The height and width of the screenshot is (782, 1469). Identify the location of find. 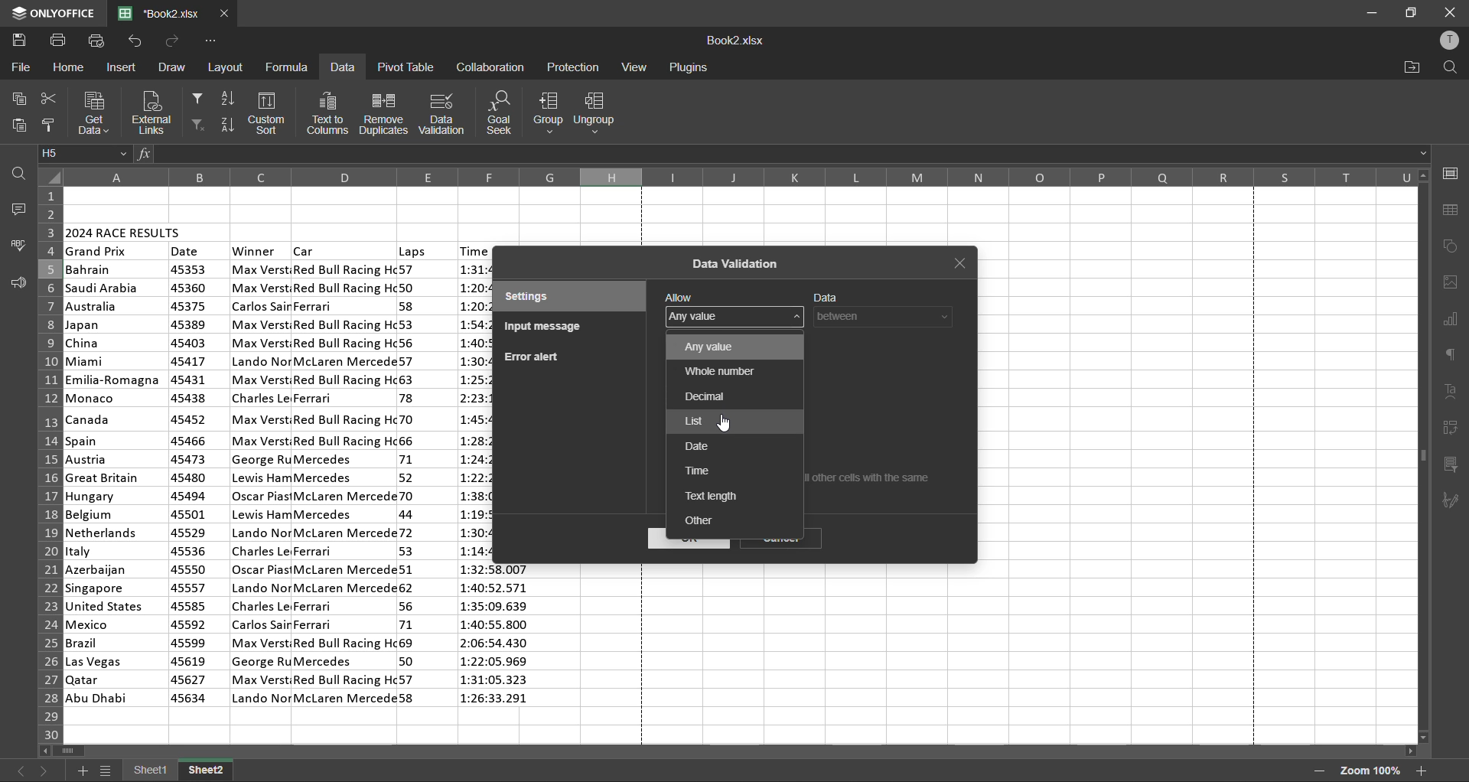
(1445, 67).